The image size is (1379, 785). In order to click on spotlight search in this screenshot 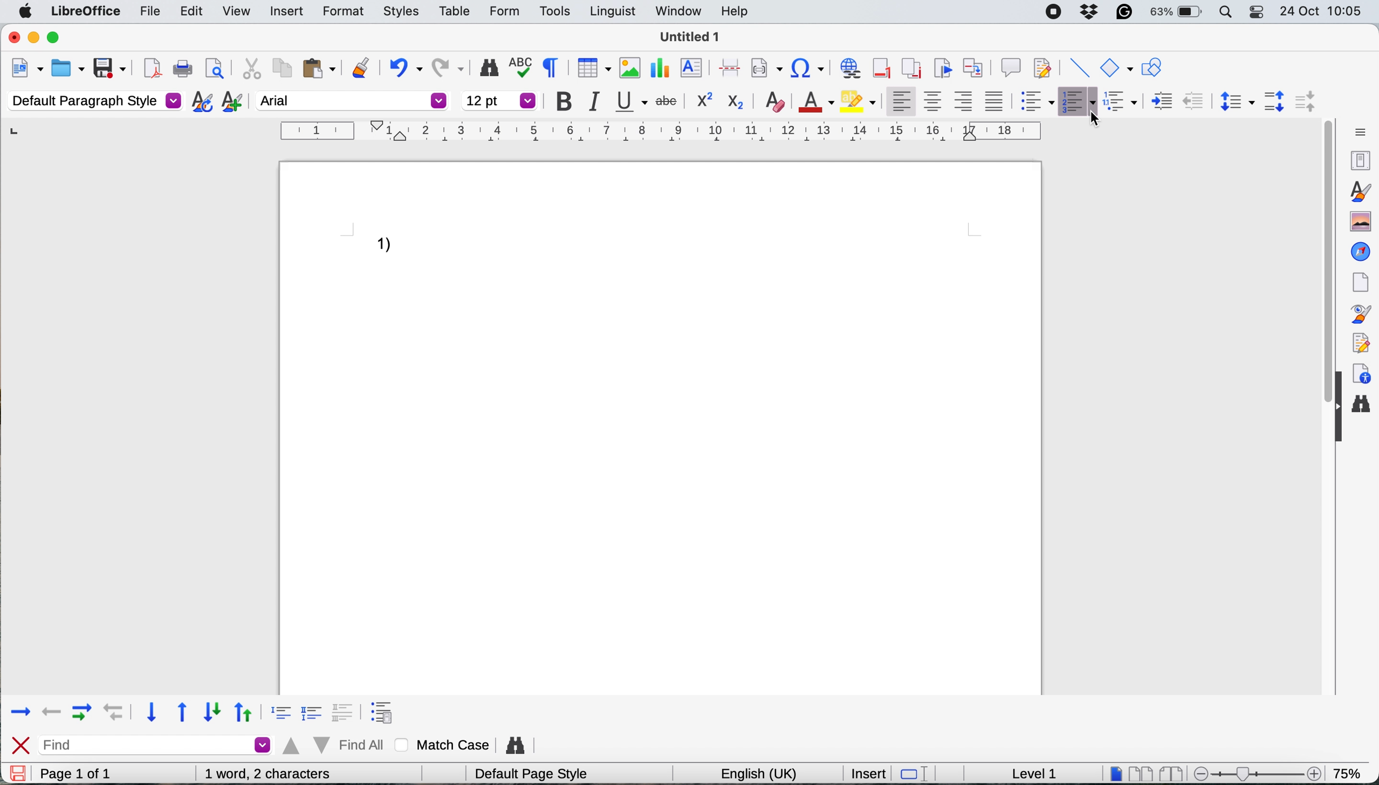, I will do `click(1224, 12)`.